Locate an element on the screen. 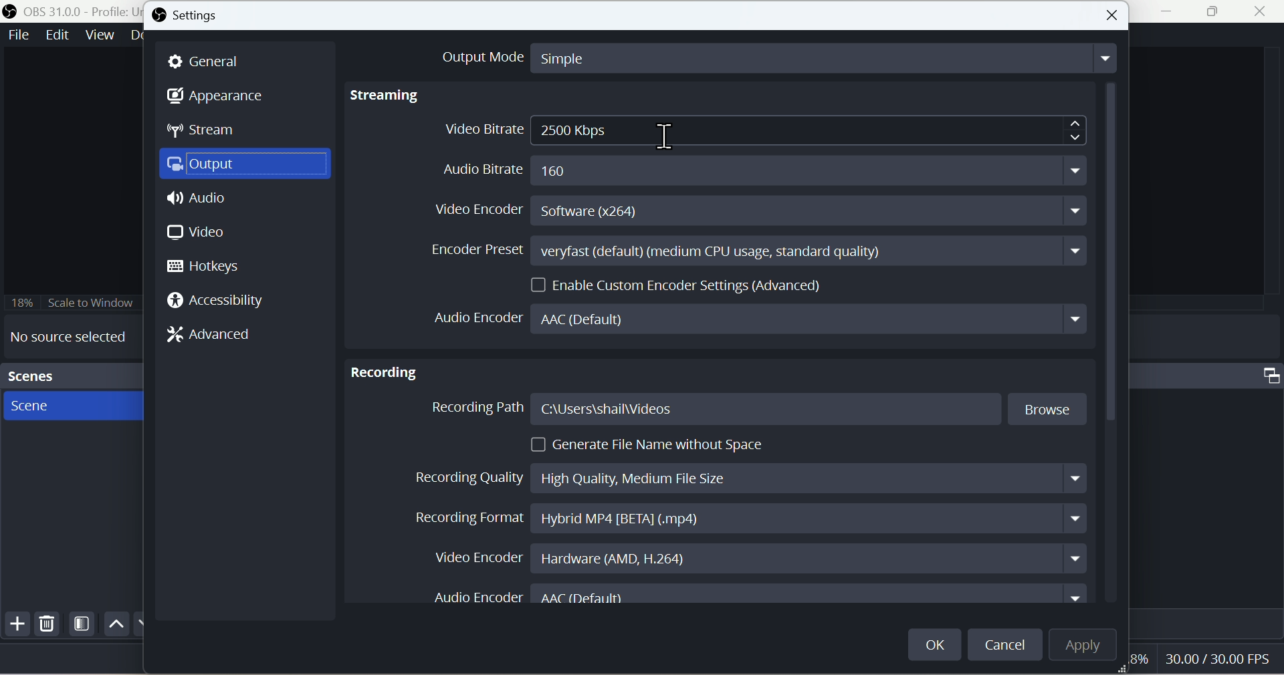  Video Encoder is located at coordinates (762, 212).